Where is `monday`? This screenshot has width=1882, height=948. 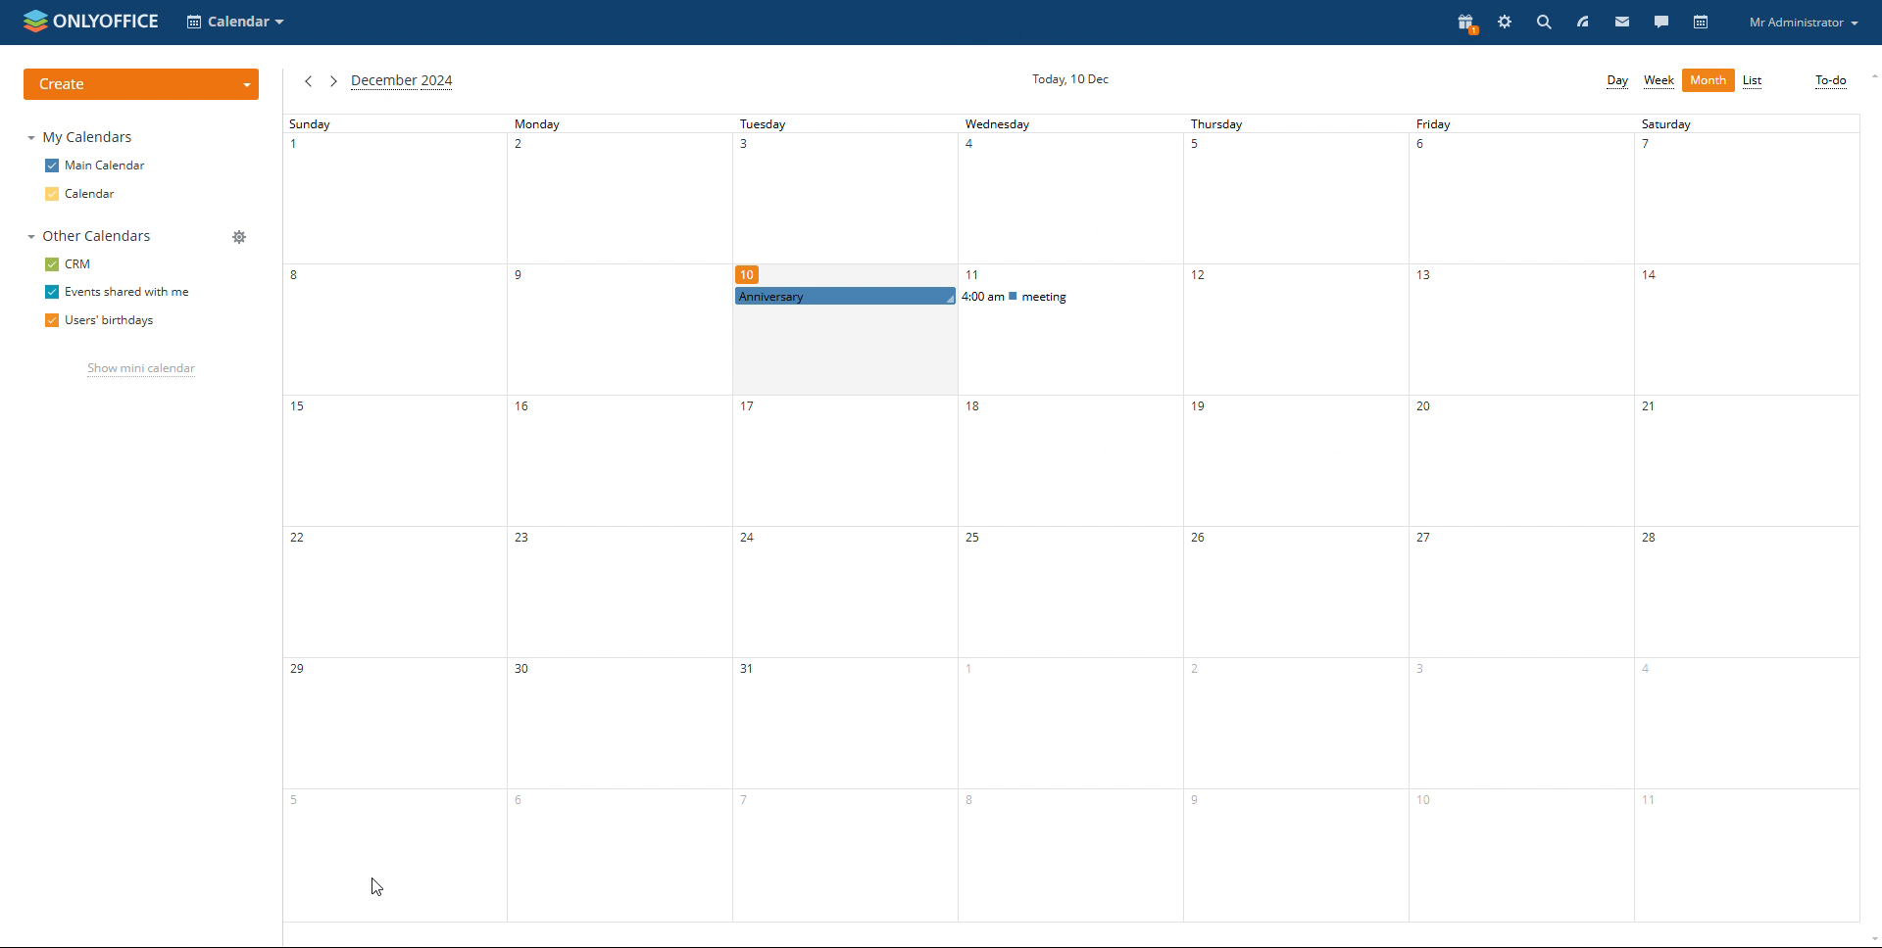
monday is located at coordinates (618, 528).